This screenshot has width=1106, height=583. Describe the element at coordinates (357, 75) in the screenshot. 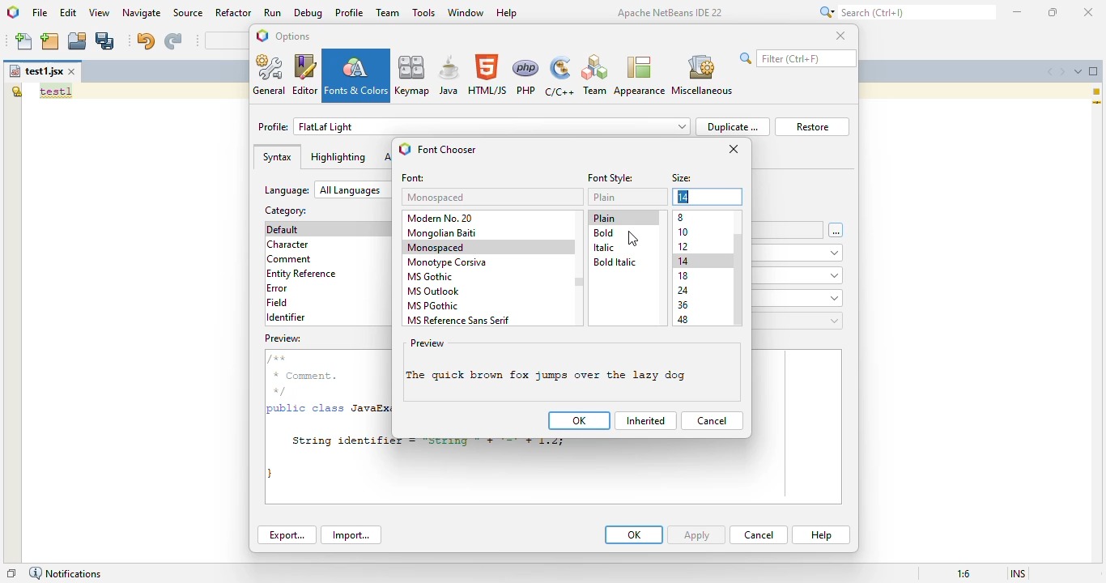

I see `fonts & colors` at that location.